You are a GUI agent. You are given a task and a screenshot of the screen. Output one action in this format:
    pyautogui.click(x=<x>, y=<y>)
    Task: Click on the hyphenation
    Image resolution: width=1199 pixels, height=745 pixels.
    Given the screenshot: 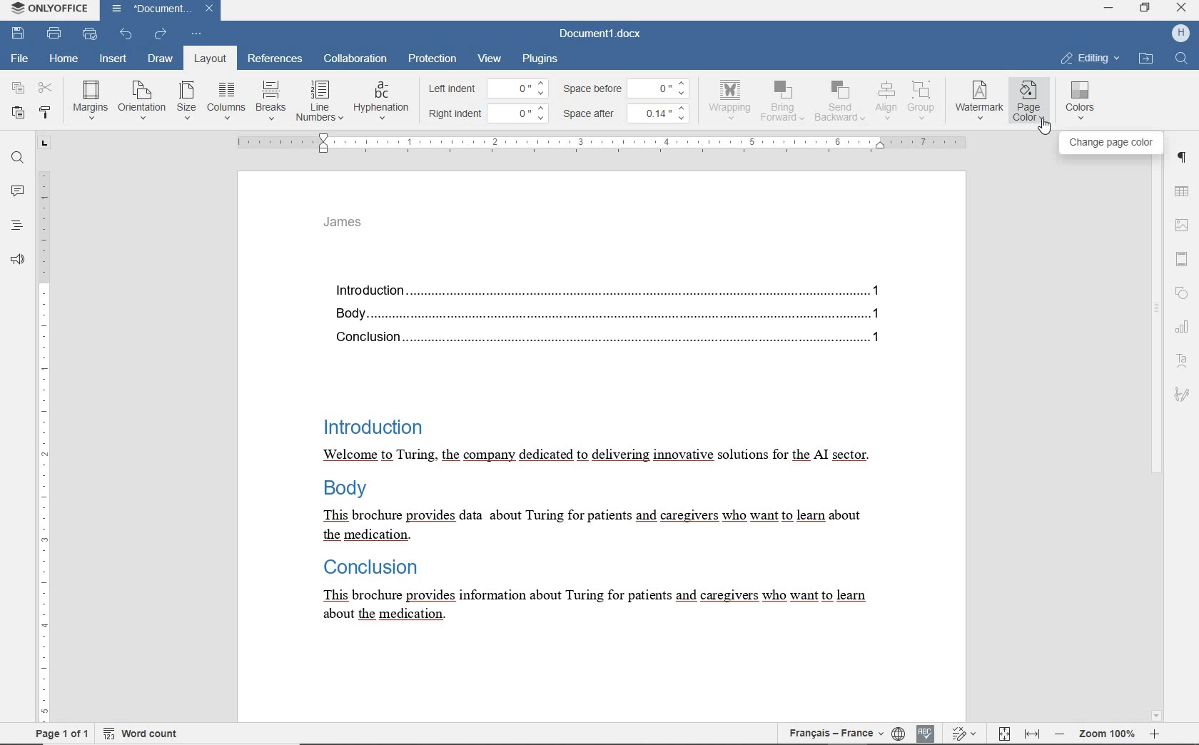 What is the action you would take?
    pyautogui.click(x=384, y=106)
    